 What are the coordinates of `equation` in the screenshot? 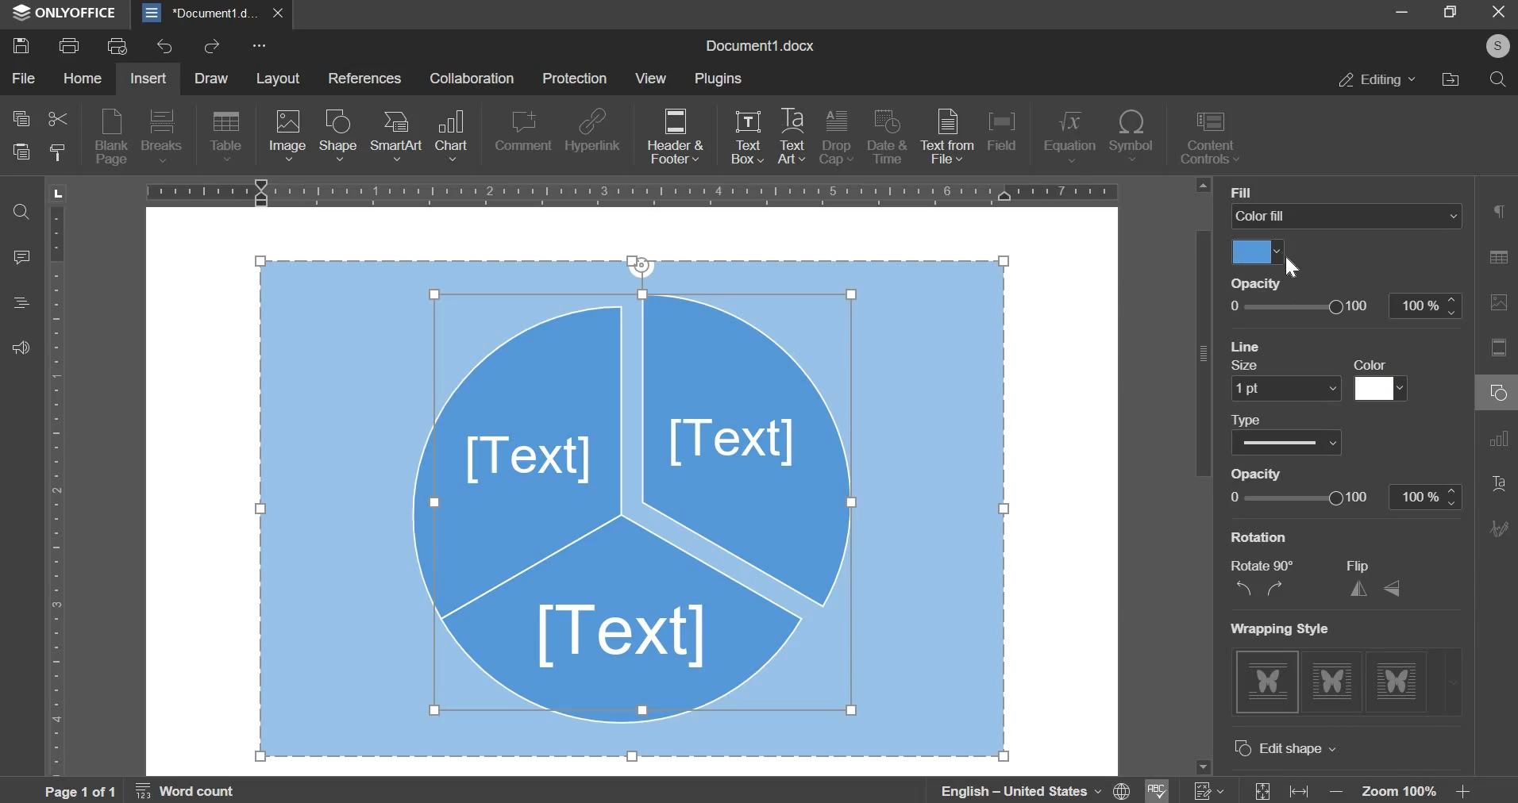 It's located at (1070, 137).